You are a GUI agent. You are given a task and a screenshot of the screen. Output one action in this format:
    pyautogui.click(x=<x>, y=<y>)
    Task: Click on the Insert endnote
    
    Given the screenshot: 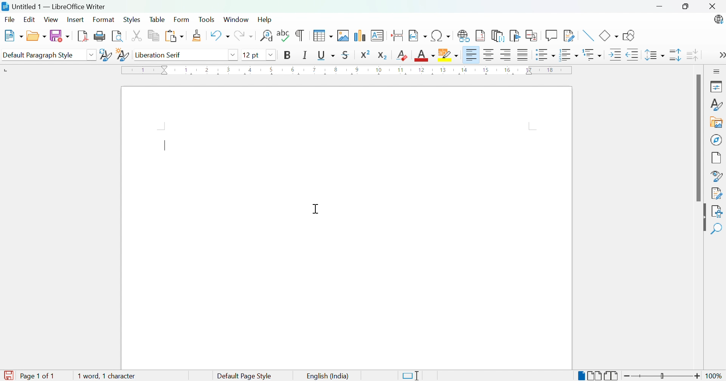 What is the action you would take?
    pyautogui.click(x=498, y=36)
    